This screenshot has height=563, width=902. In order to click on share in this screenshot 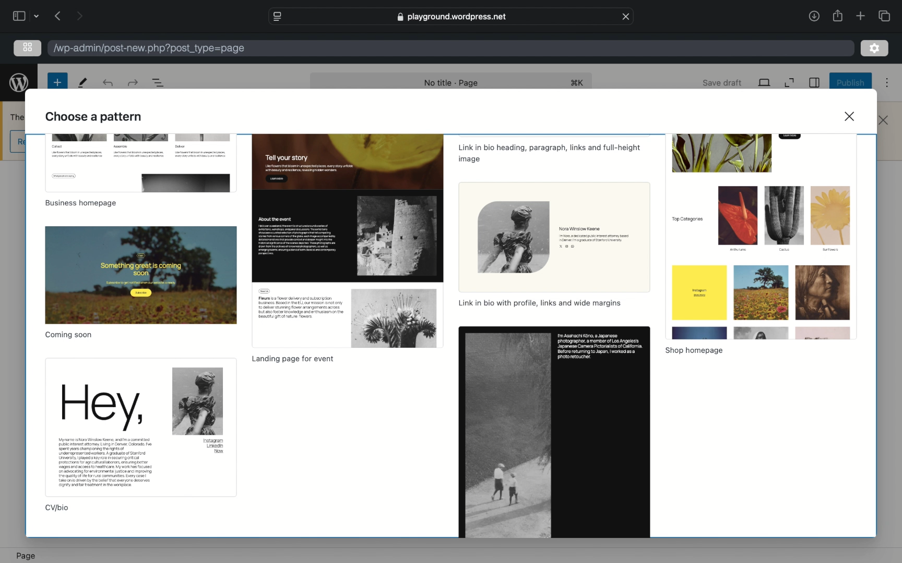, I will do `click(837, 16)`.